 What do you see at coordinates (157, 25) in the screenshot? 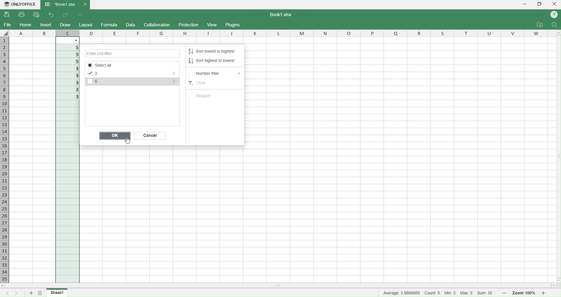
I see `Collaboration` at bounding box center [157, 25].